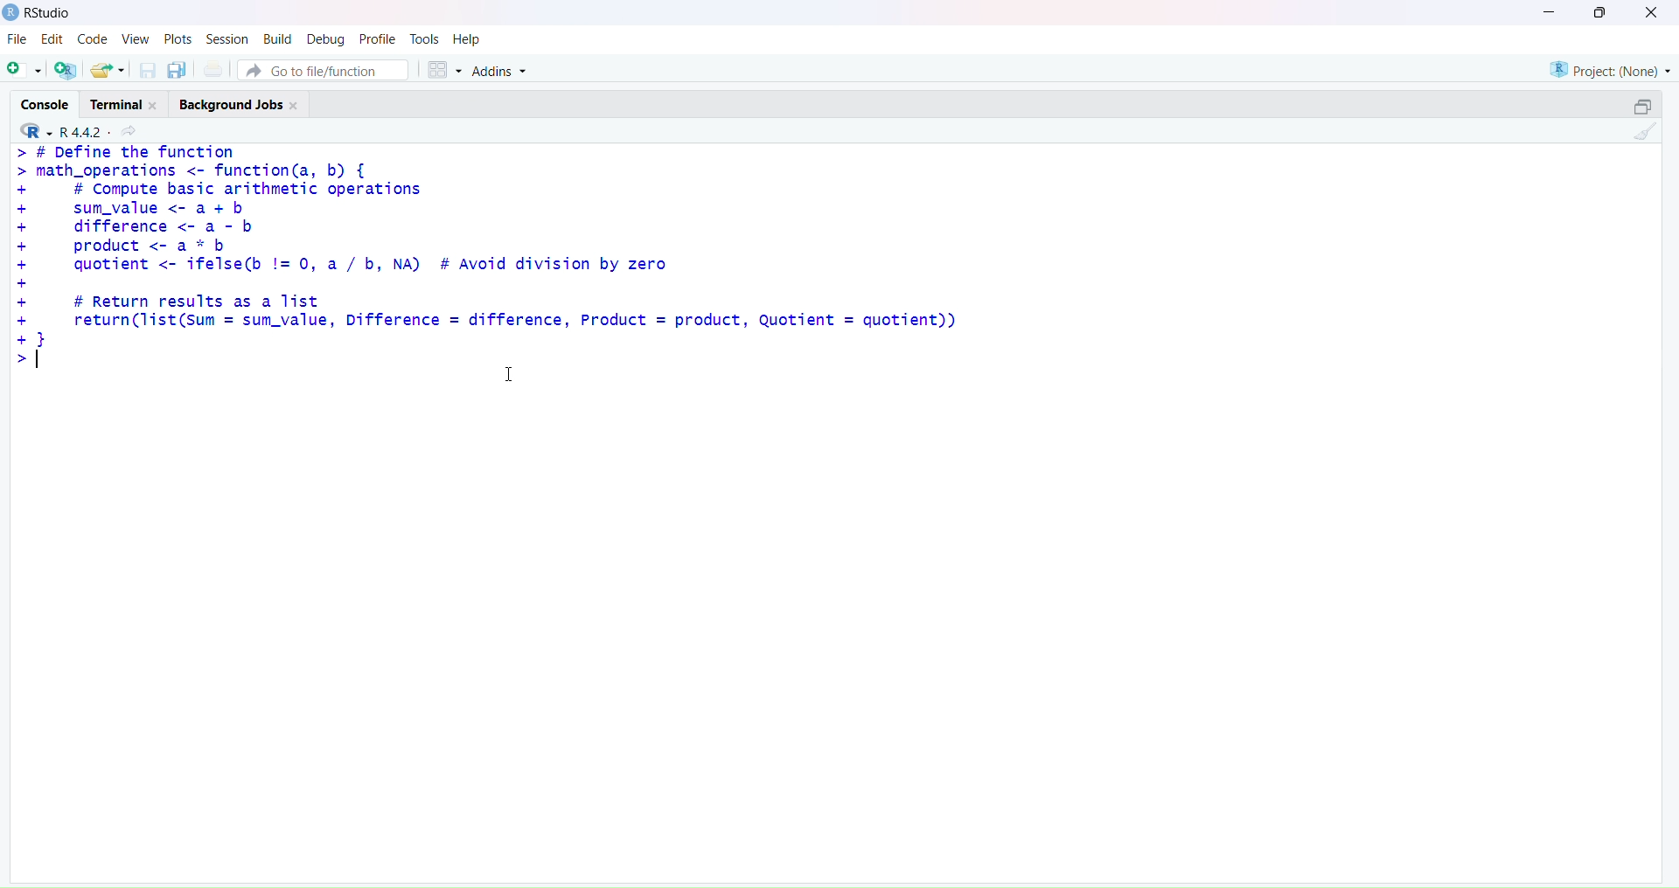 The image size is (1679, 888). I want to click on Print the current file, so click(212, 68).